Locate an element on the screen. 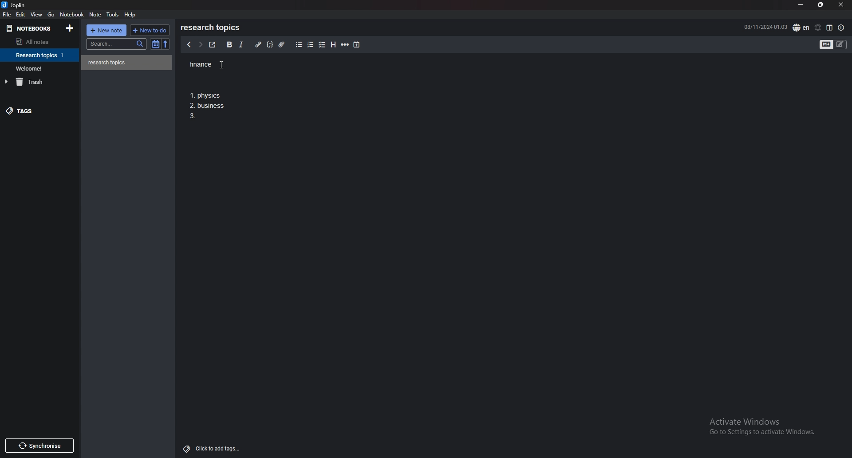  joplin is located at coordinates (14, 6).